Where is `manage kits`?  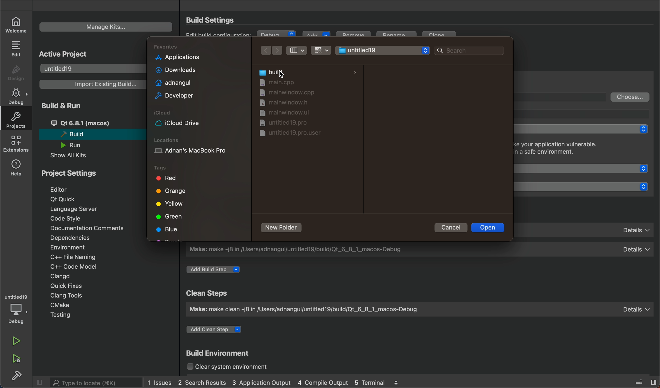 manage kits is located at coordinates (106, 27).